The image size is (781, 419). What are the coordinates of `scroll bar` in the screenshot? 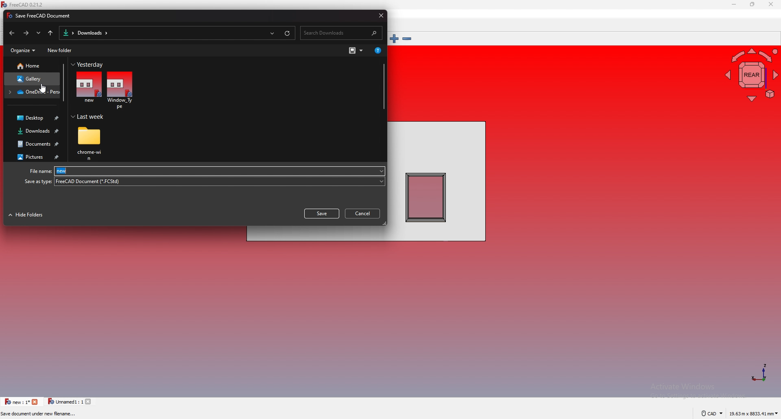 It's located at (65, 82).